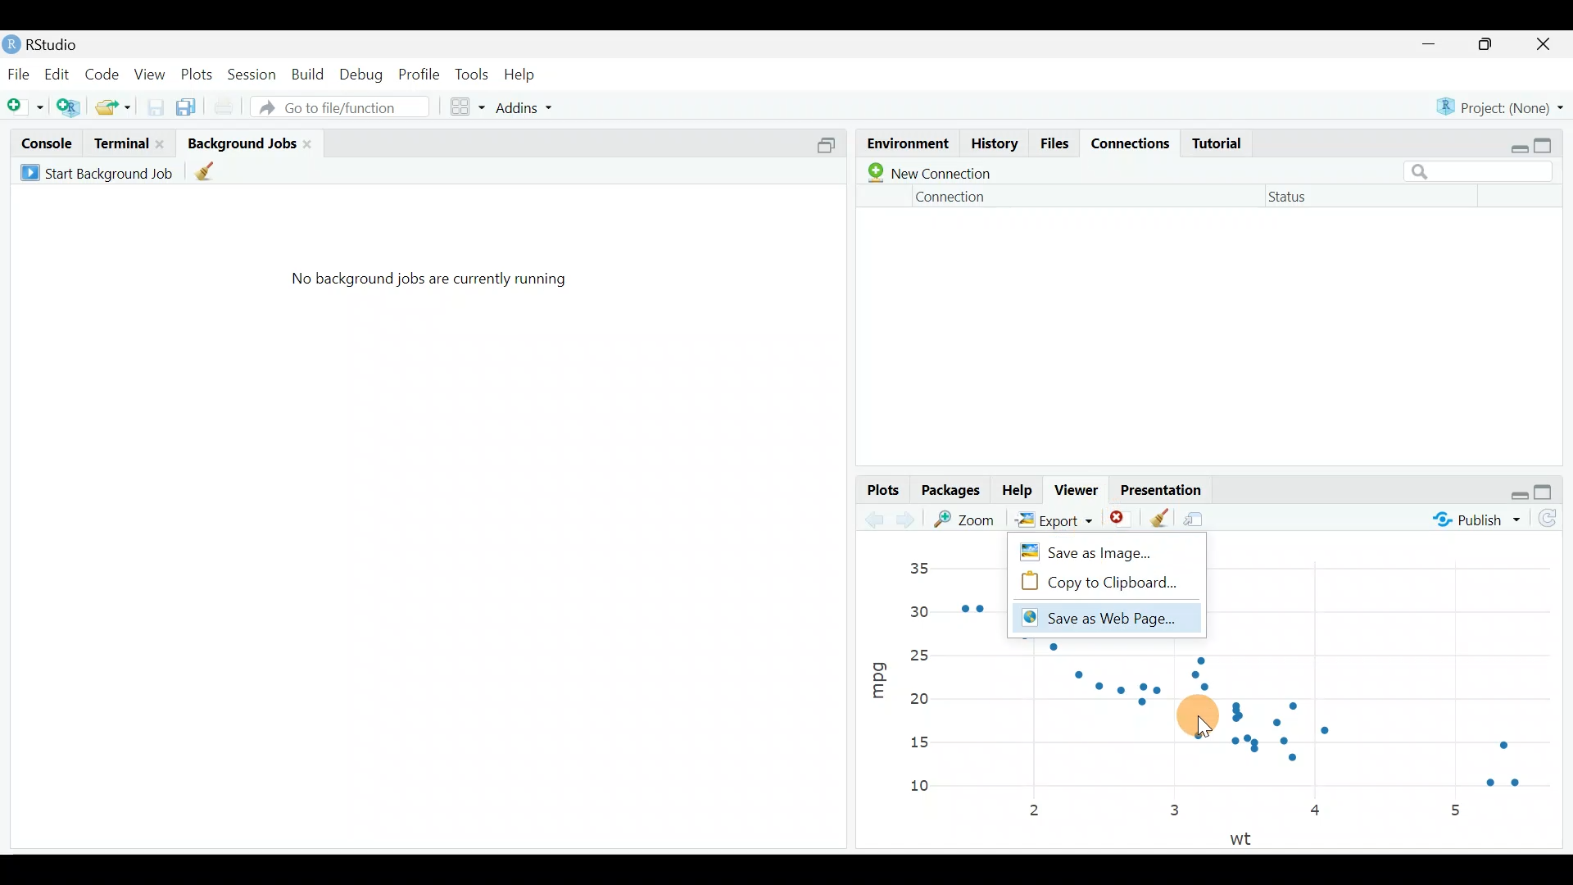  Describe the element at coordinates (920, 610) in the screenshot. I see `30` at that location.